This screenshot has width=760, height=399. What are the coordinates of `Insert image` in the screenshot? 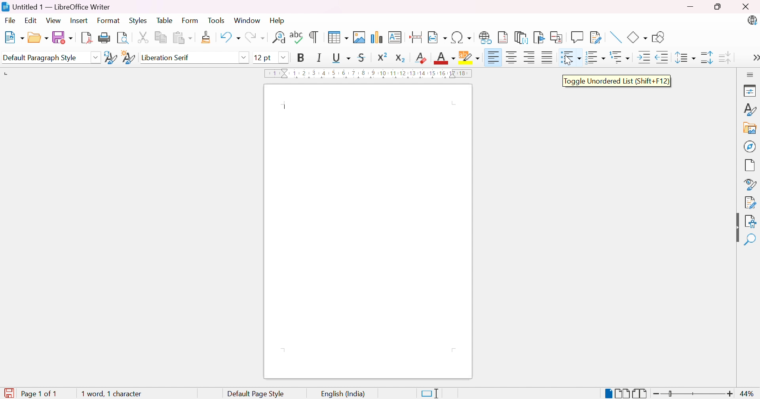 It's located at (360, 37).